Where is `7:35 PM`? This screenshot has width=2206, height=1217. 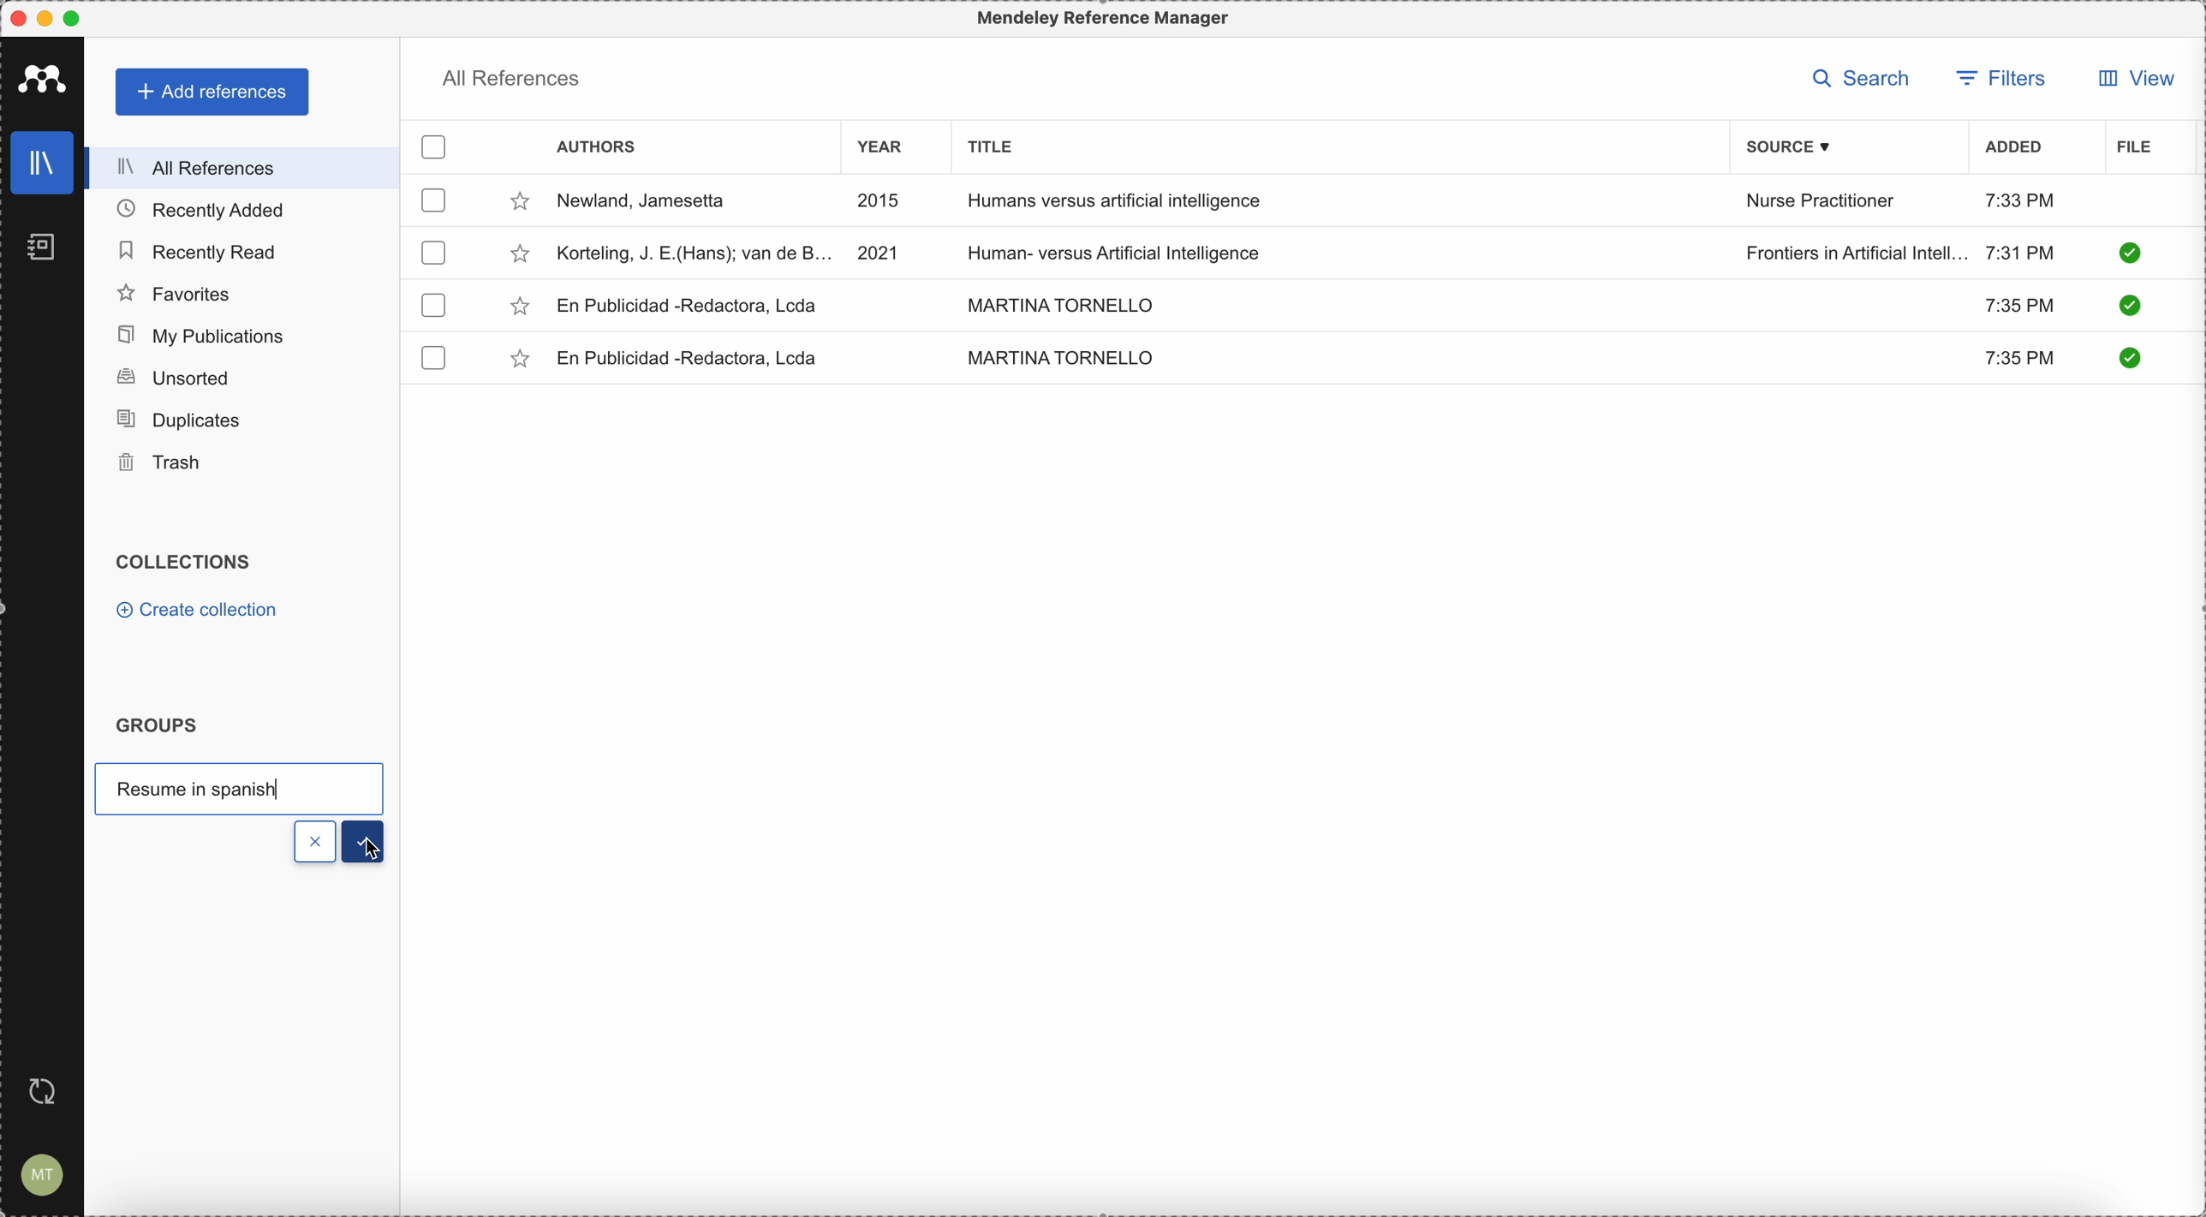
7:35 PM is located at coordinates (2023, 360).